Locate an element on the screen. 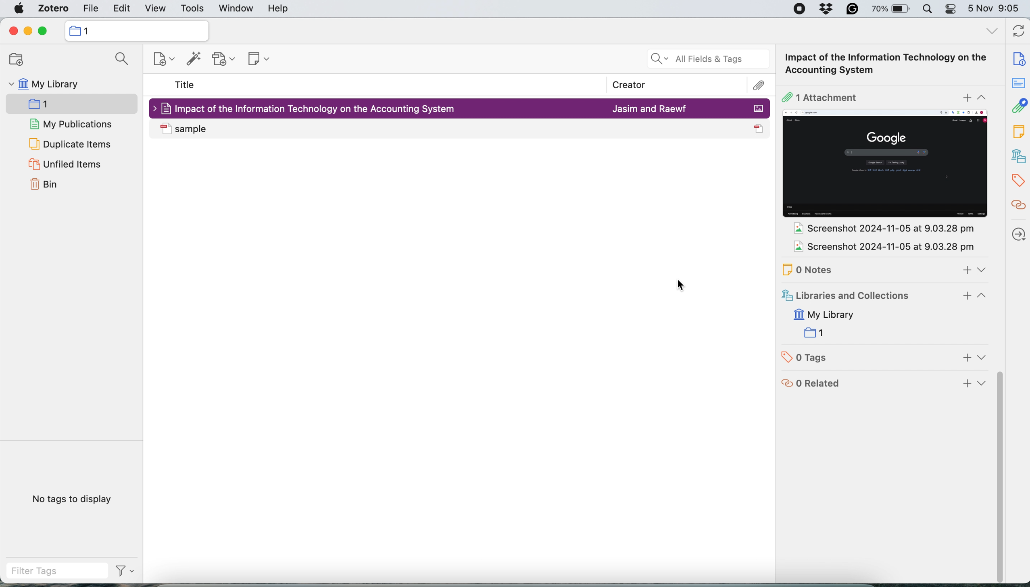 This screenshot has height=587, width=1030. All feild & Tags is located at coordinates (703, 54).